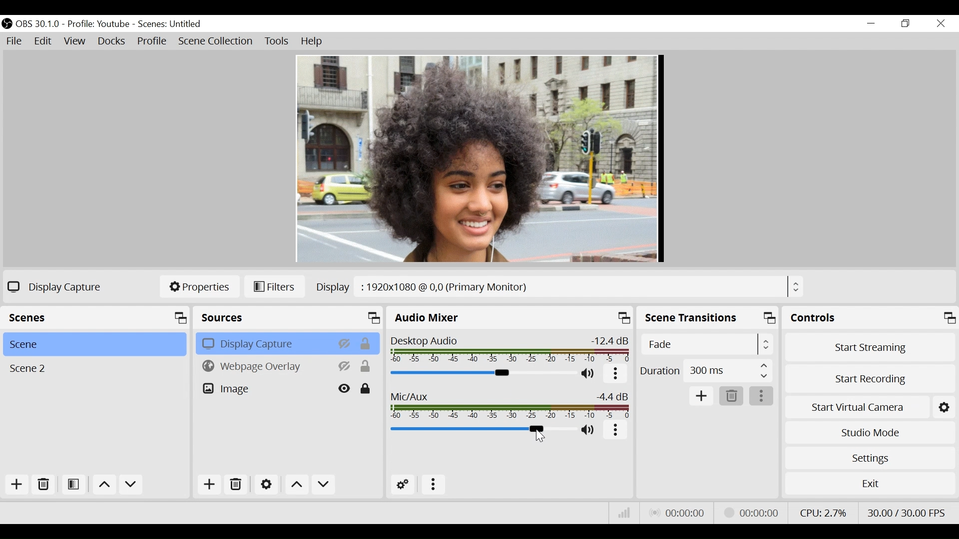 Image resolution: width=959 pixels, height=539 pixels. Describe the element at coordinates (366, 389) in the screenshot. I see `(un)lock` at that location.